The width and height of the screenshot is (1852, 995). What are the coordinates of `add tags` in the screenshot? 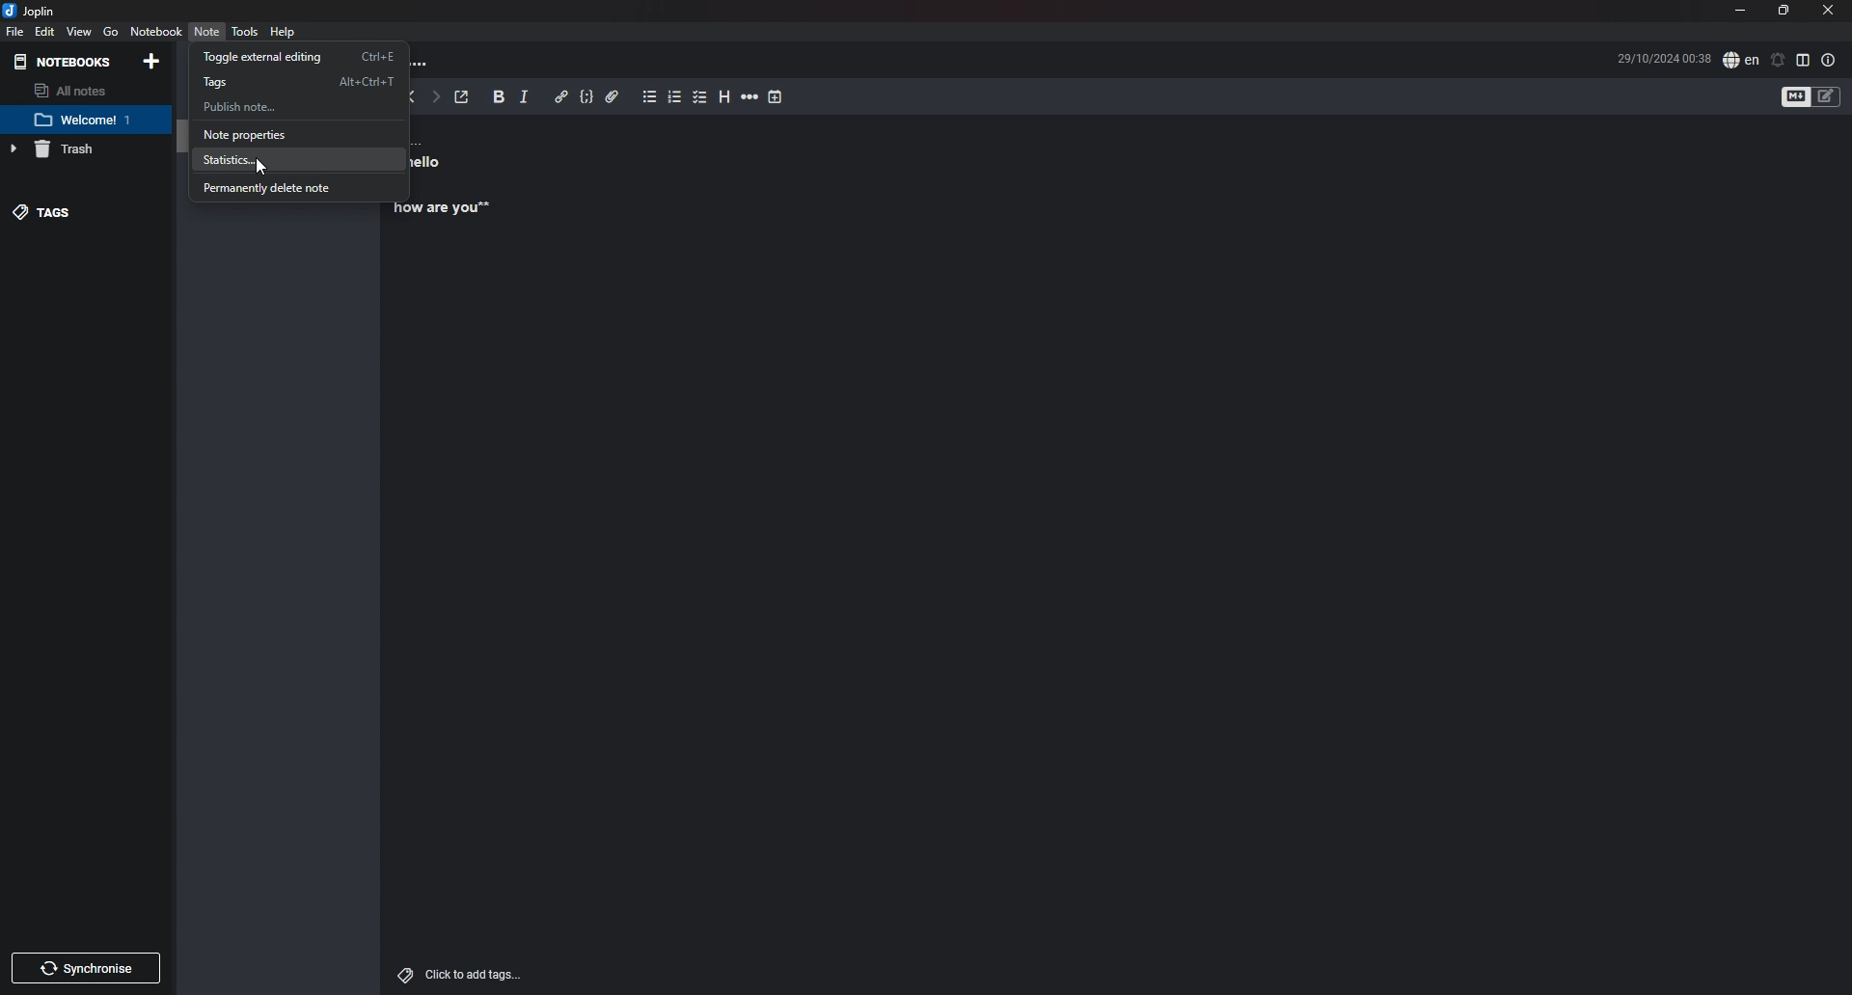 It's located at (464, 975).